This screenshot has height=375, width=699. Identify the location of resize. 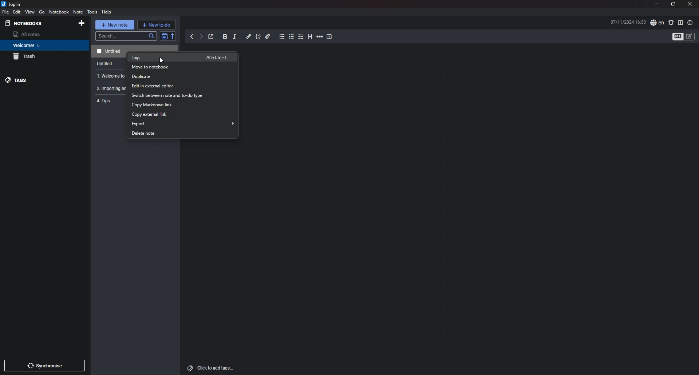
(673, 4).